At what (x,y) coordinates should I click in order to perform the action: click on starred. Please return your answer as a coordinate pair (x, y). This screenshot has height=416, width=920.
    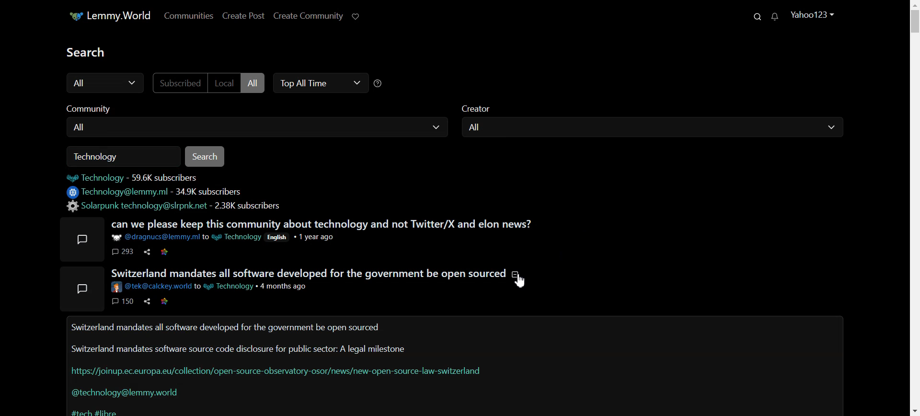
    Looking at the image, I should click on (165, 252).